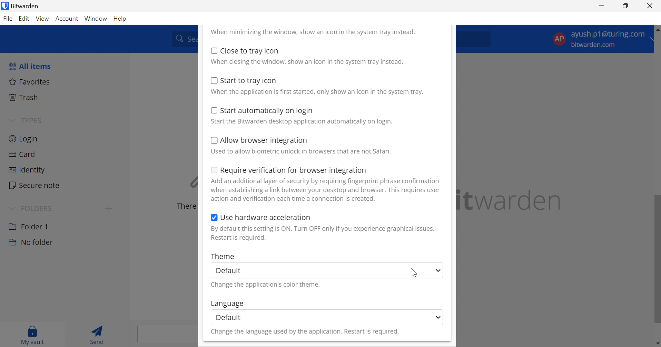 The height and width of the screenshot is (347, 661). I want to click on Use hardware acceleration, so click(266, 217).